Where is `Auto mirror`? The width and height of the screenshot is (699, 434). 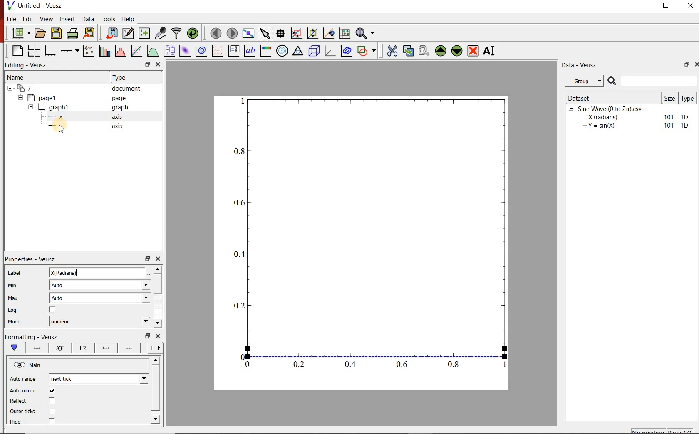
Auto mirror is located at coordinates (23, 391).